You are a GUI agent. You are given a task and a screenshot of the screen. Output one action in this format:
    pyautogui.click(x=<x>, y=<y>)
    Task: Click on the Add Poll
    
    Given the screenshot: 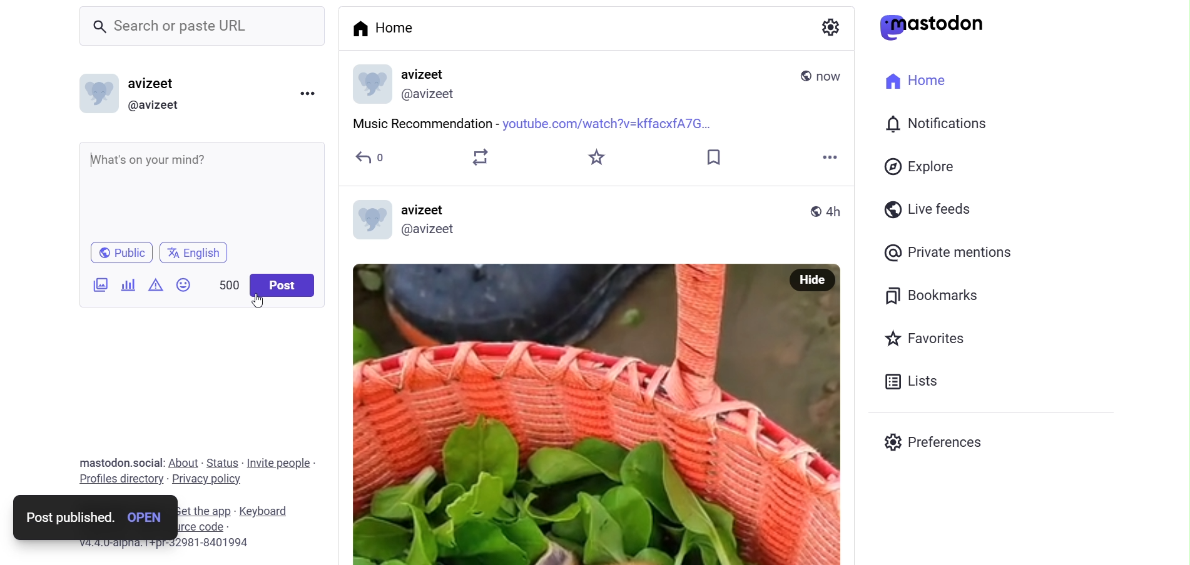 What is the action you would take?
    pyautogui.click(x=128, y=284)
    